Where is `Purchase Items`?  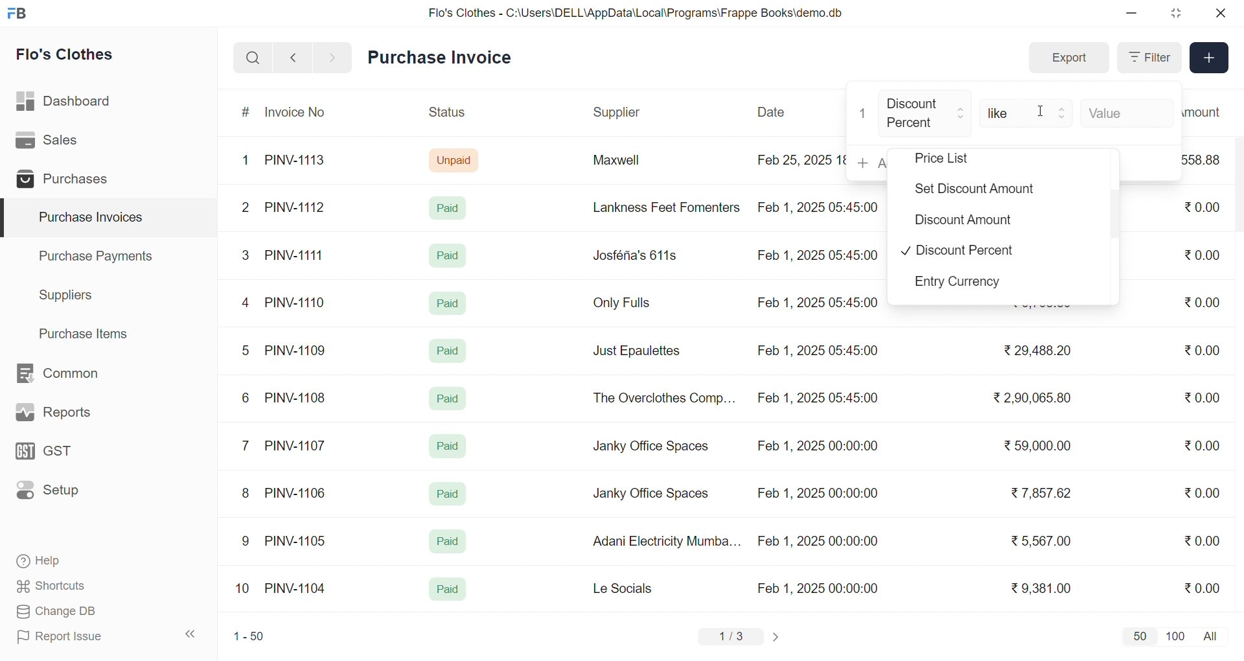 Purchase Items is located at coordinates (88, 332).